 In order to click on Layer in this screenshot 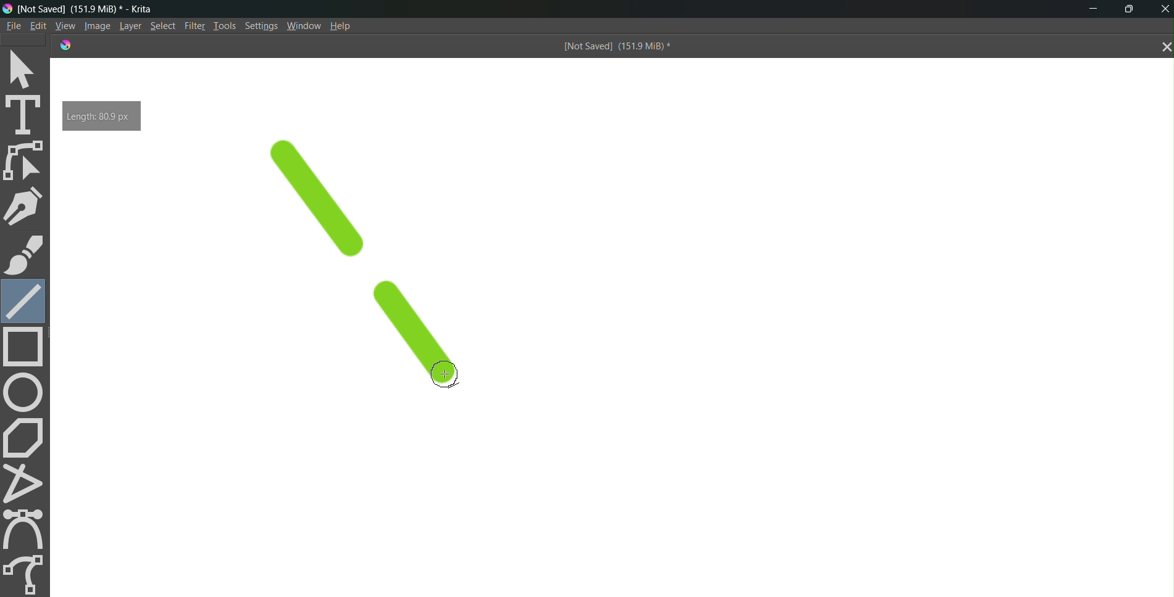, I will do `click(128, 27)`.